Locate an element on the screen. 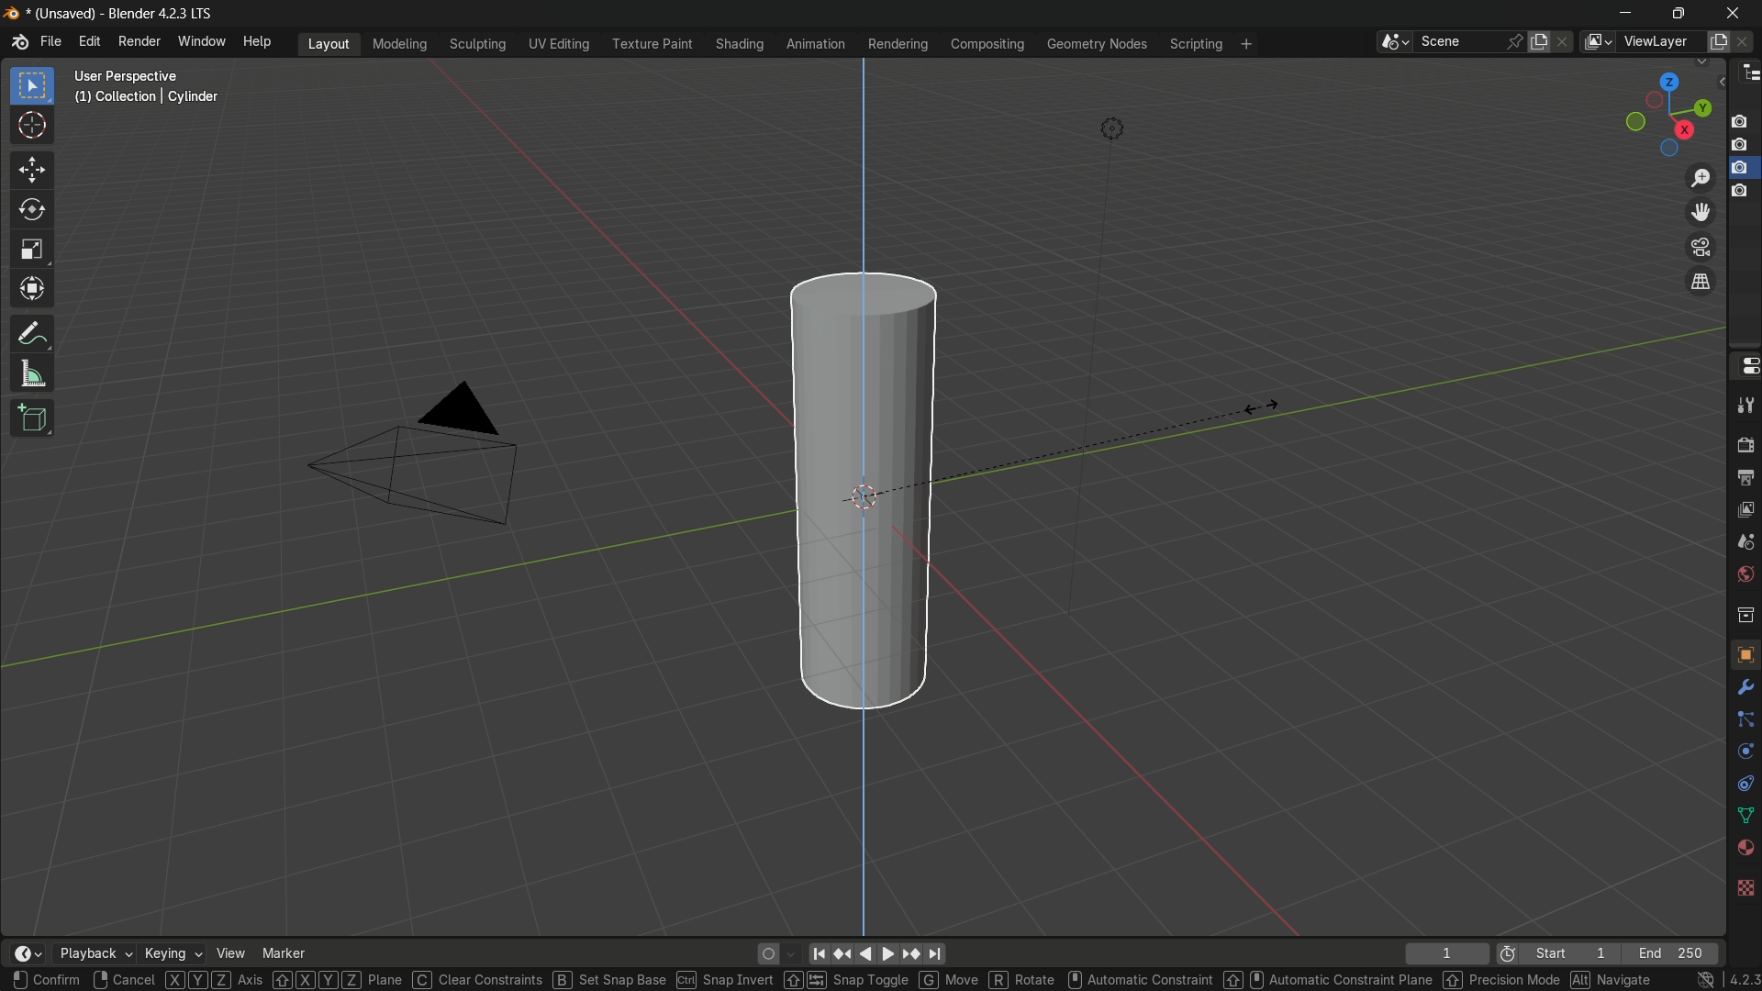  timeline is located at coordinates (25, 953).